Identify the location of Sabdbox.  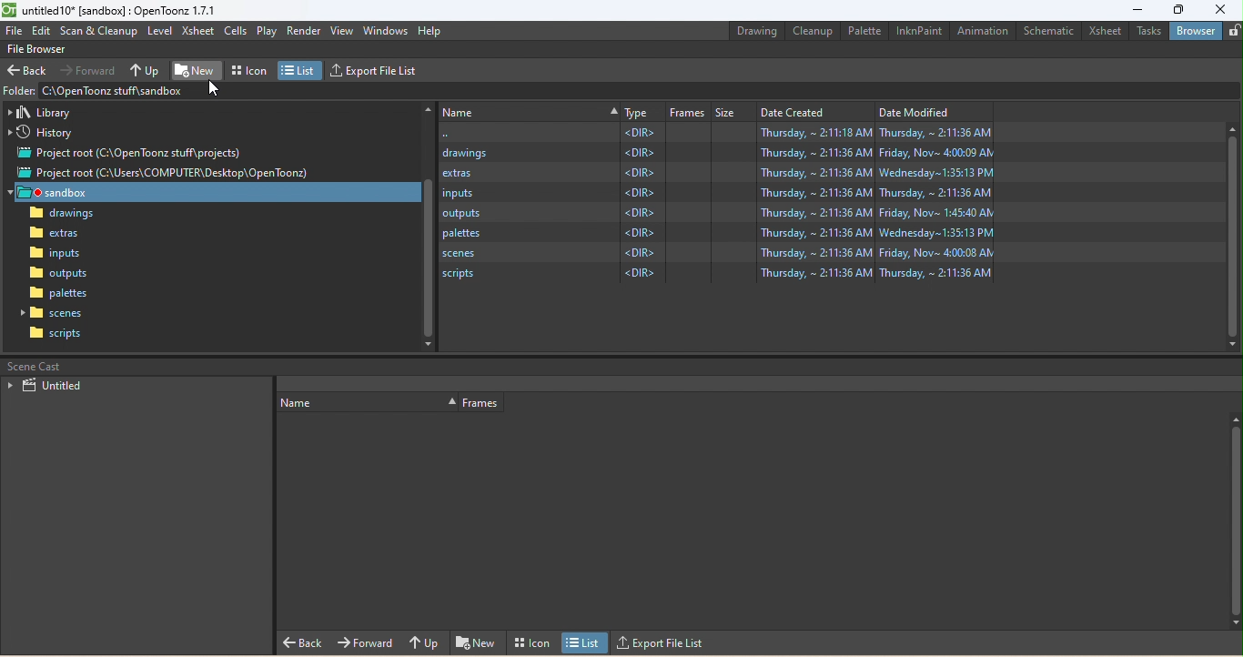
(217, 192).